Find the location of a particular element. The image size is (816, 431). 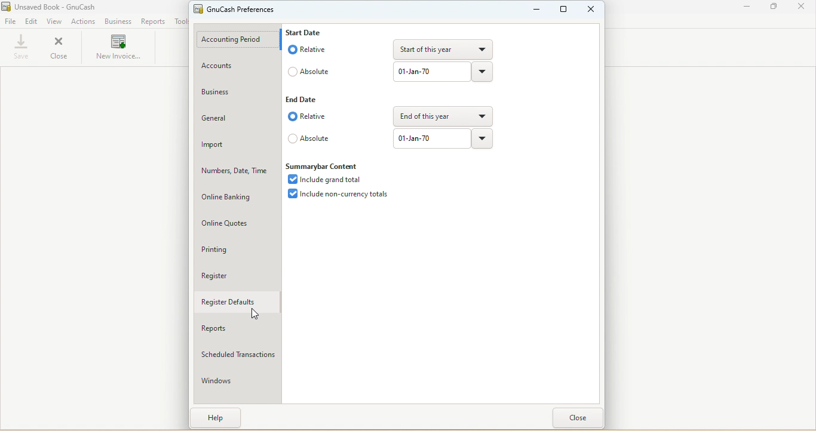

Minimize is located at coordinates (748, 7).